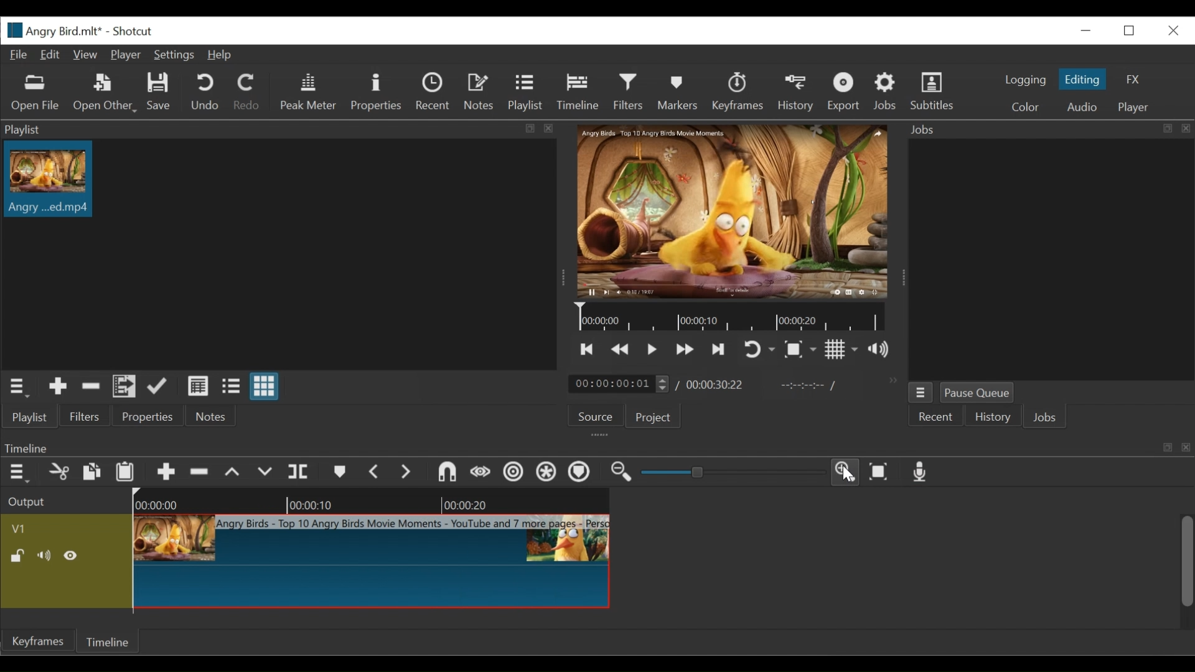 The width and height of the screenshot is (1195, 672). What do you see at coordinates (125, 55) in the screenshot?
I see `Player` at bounding box center [125, 55].